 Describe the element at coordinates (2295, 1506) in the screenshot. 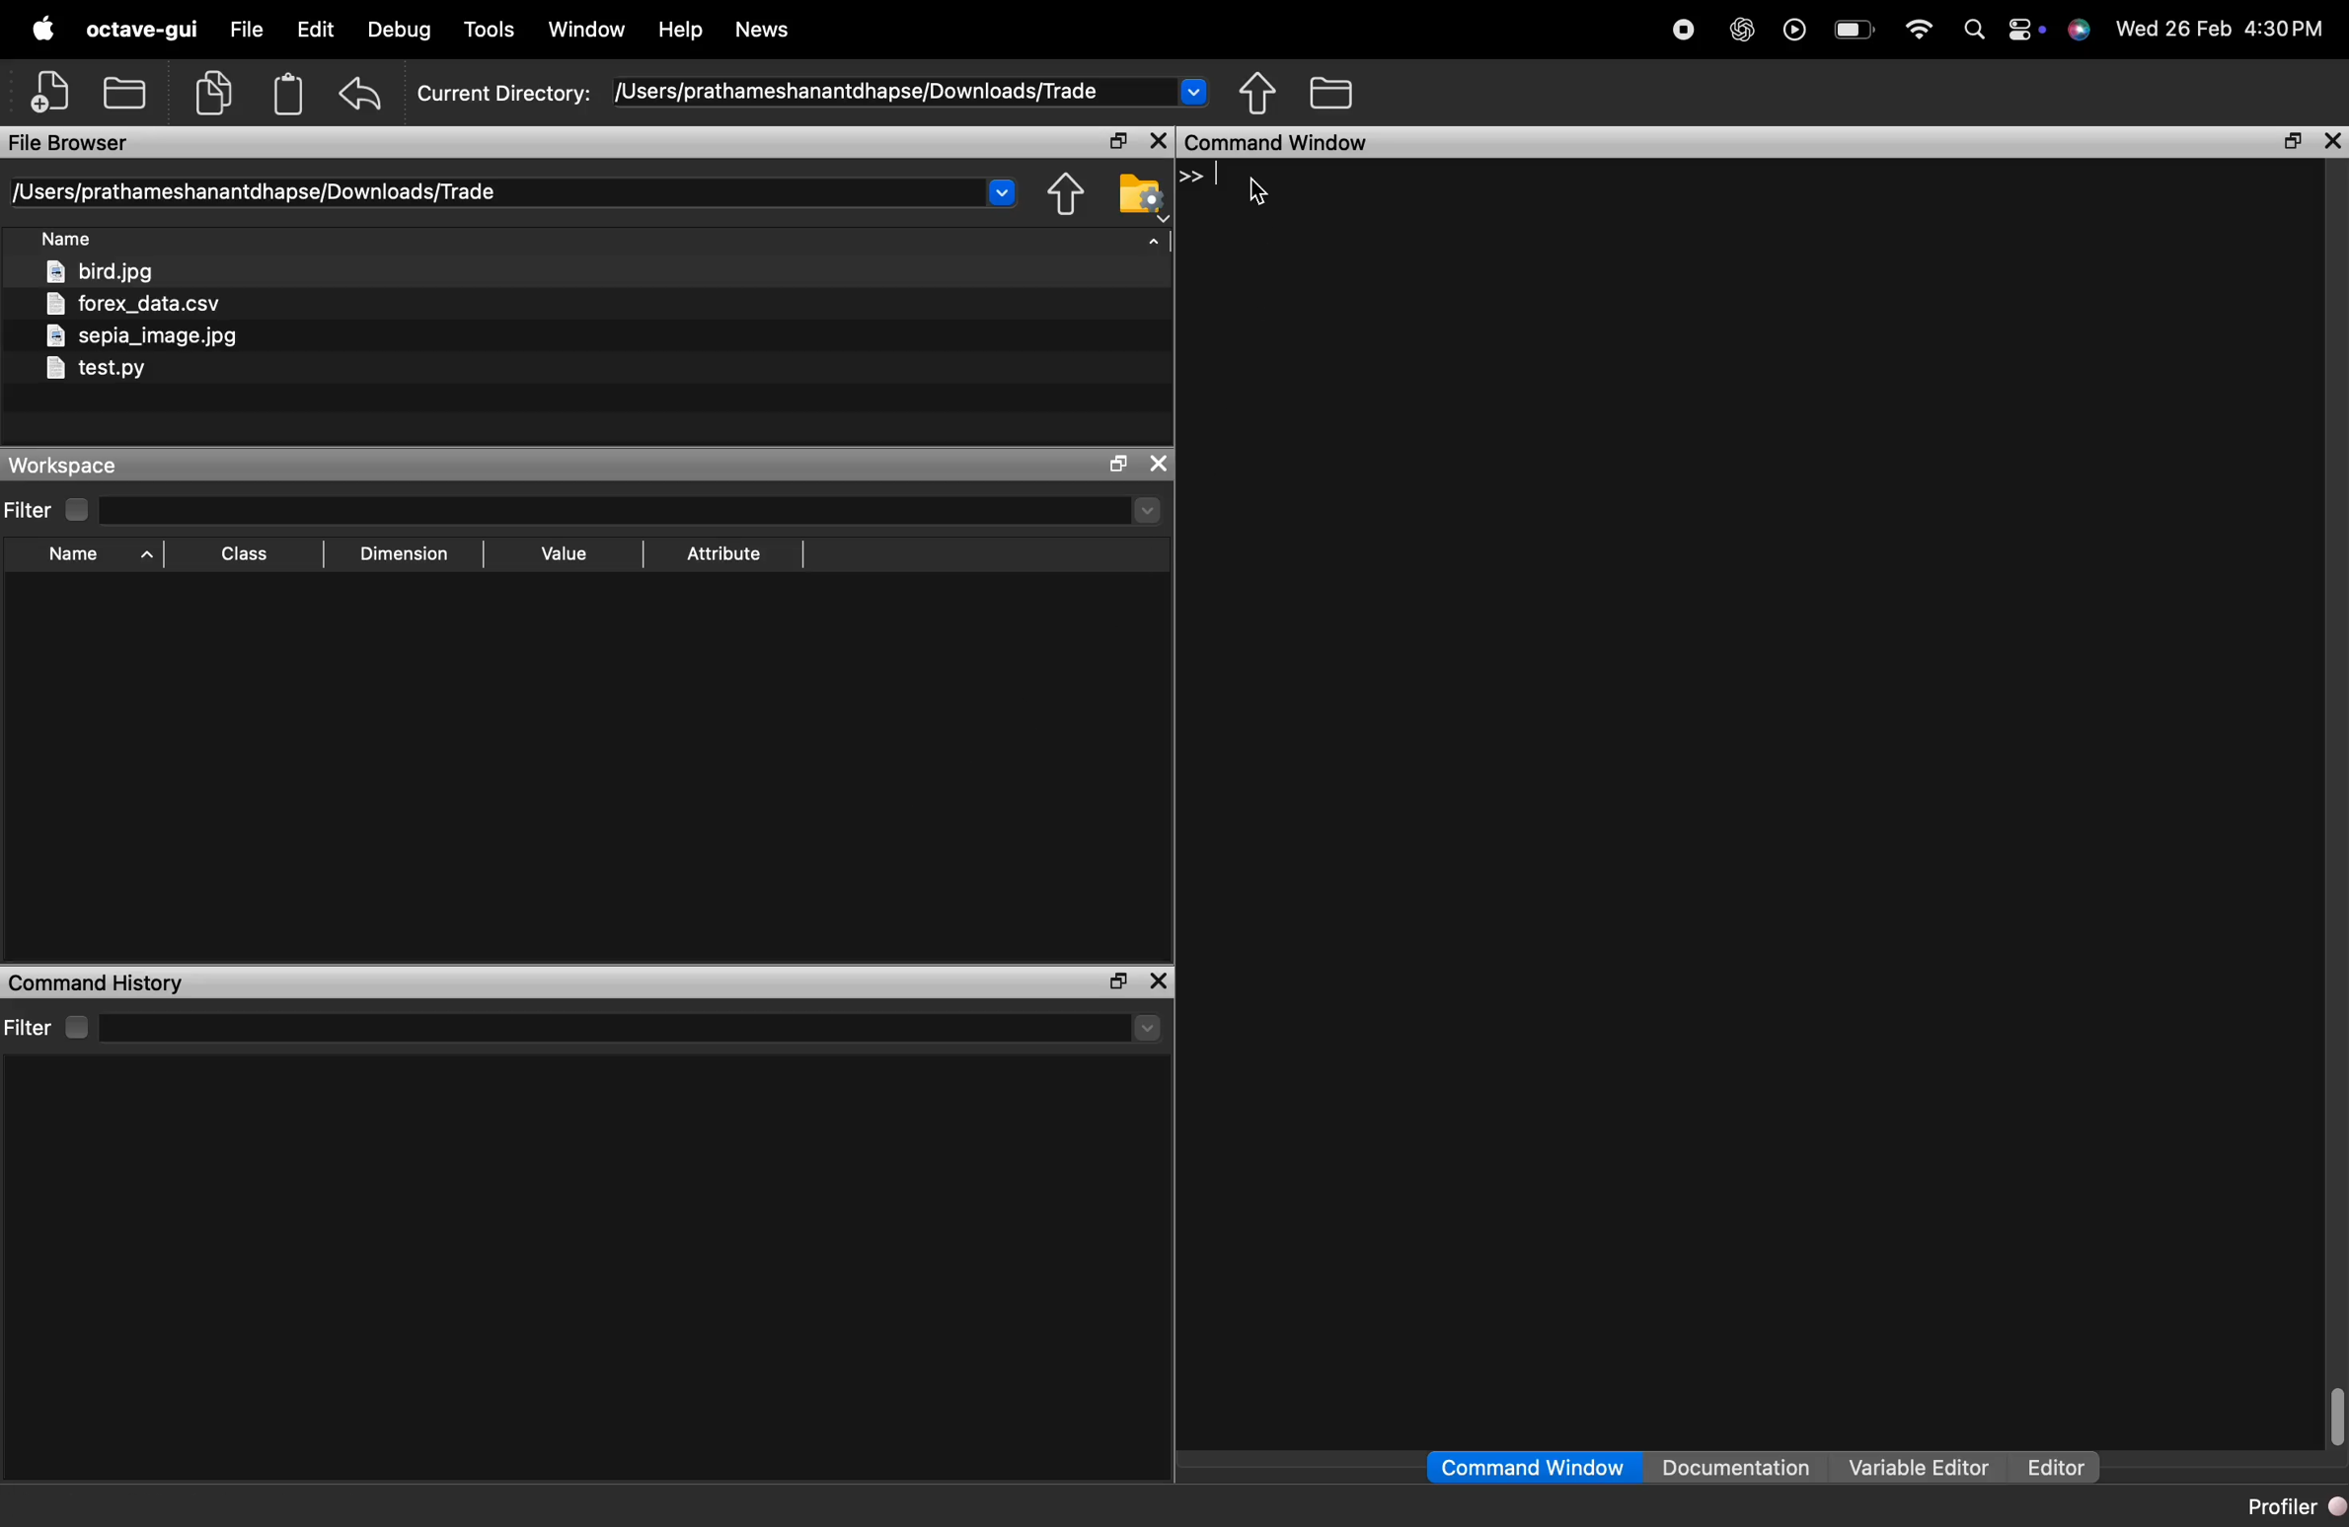

I see `Profiler` at that location.